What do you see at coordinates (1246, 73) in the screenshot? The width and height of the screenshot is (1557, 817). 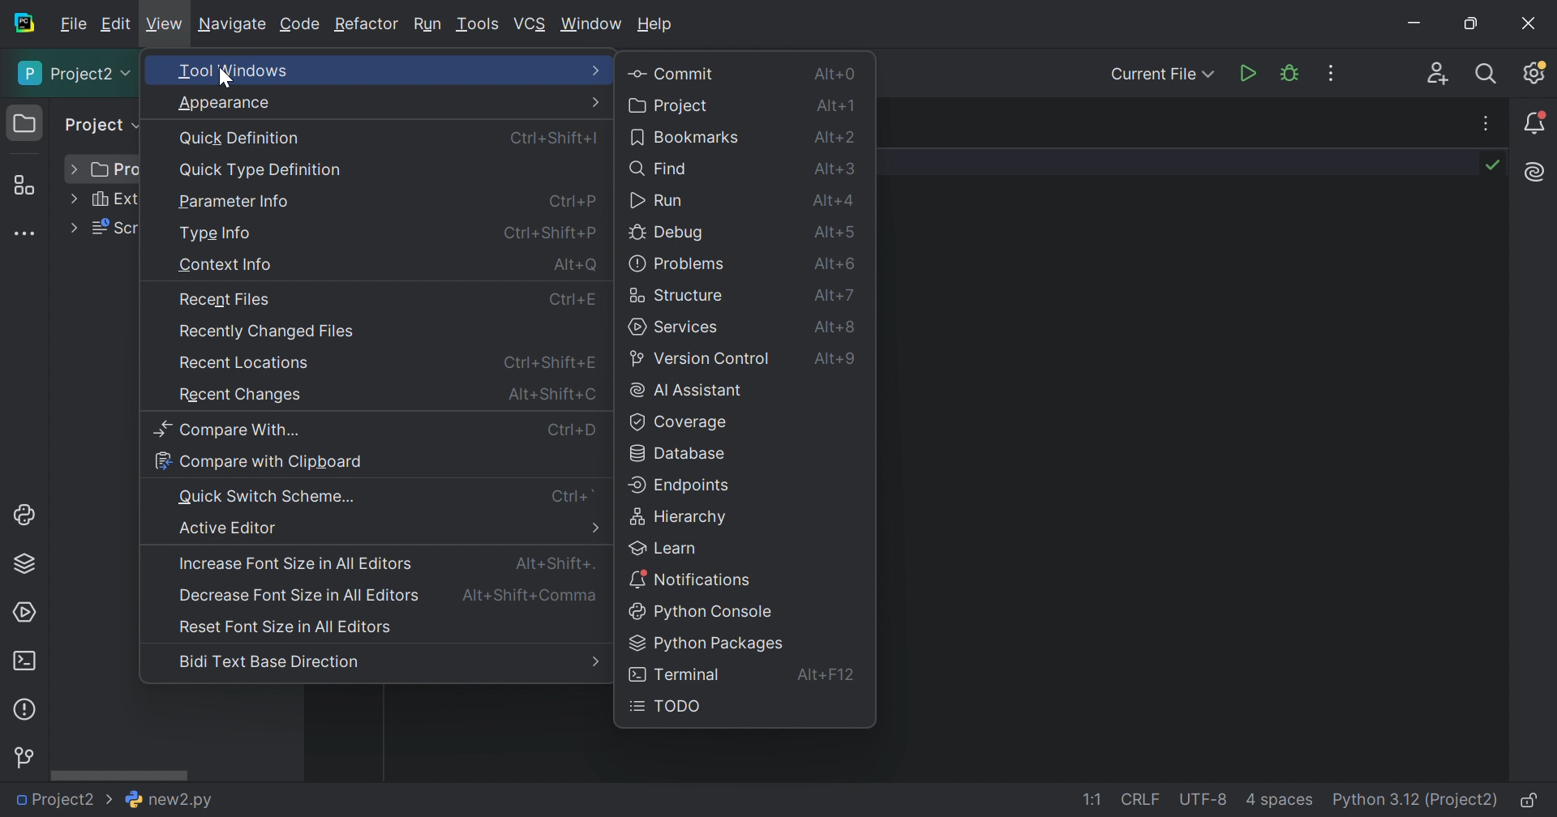 I see `Run` at bounding box center [1246, 73].